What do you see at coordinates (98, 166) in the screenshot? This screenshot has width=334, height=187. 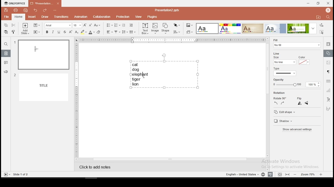 I see `click to add notes` at bounding box center [98, 166].